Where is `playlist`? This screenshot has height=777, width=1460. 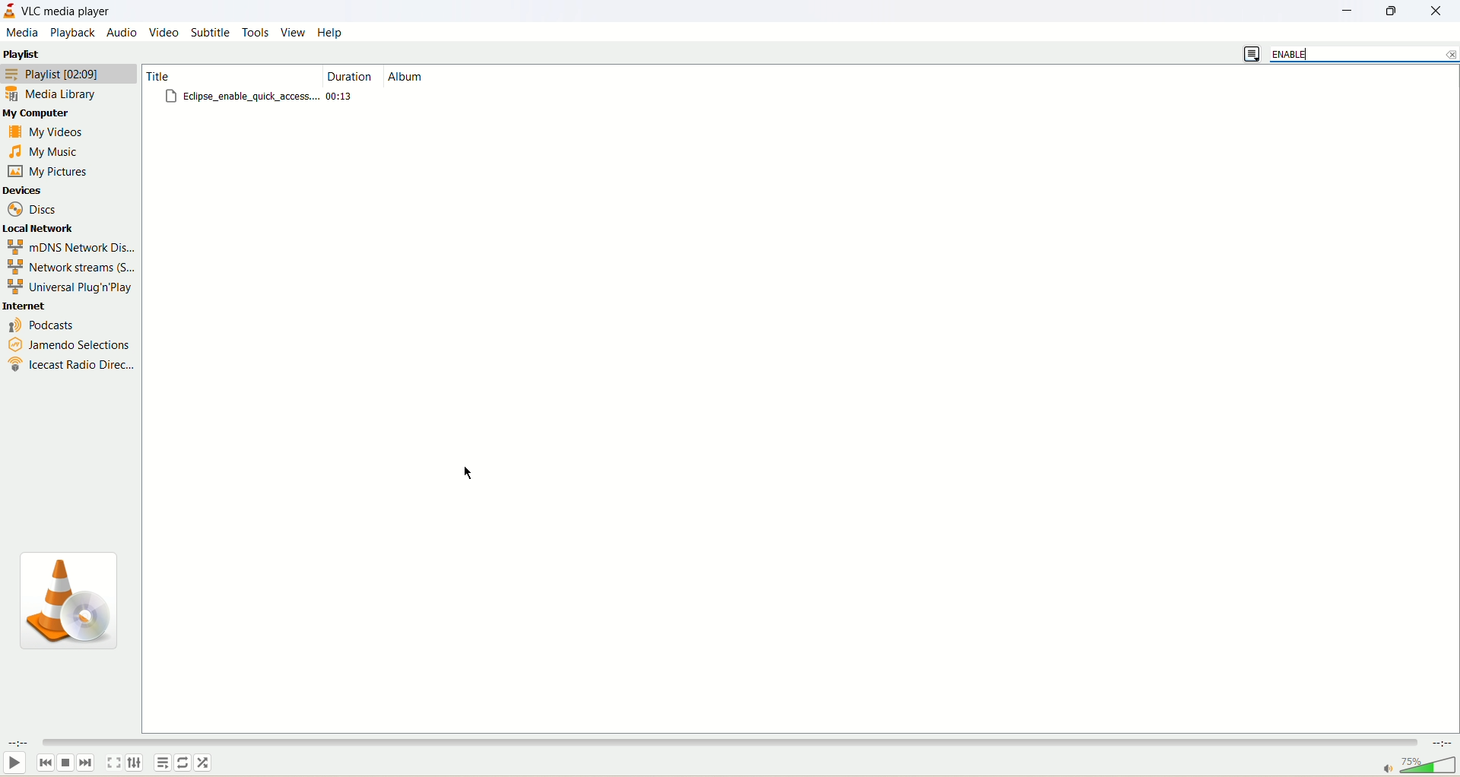
playlist is located at coordinates (27, 54).